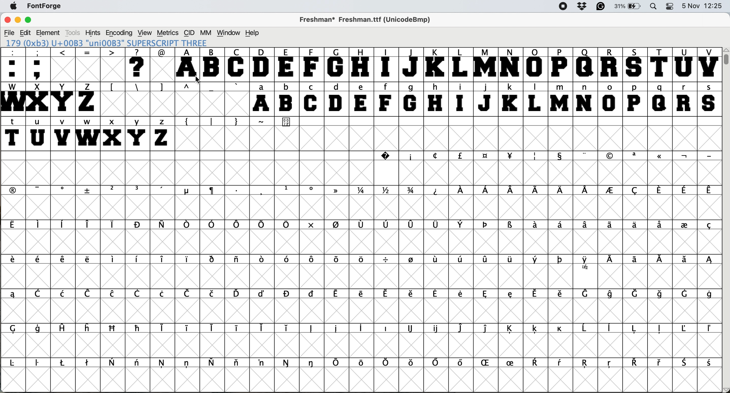 This screenshot has height=393, width=730. I want to click on symbol, so click(263, 363).